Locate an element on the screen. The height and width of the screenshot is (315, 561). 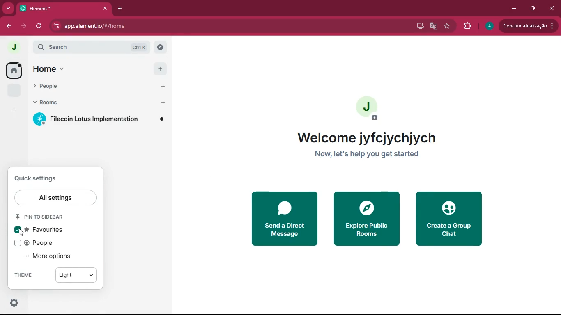
Add room is located at coordinates (163, 105).